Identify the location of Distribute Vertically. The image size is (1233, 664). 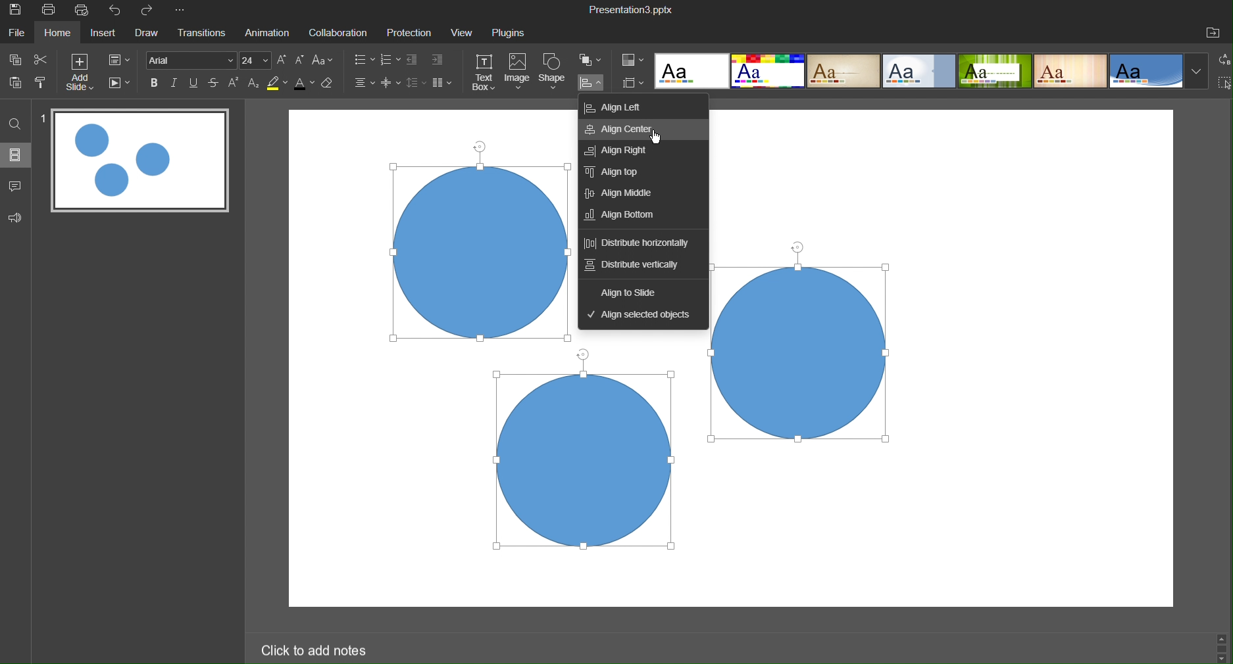
(634, 266).